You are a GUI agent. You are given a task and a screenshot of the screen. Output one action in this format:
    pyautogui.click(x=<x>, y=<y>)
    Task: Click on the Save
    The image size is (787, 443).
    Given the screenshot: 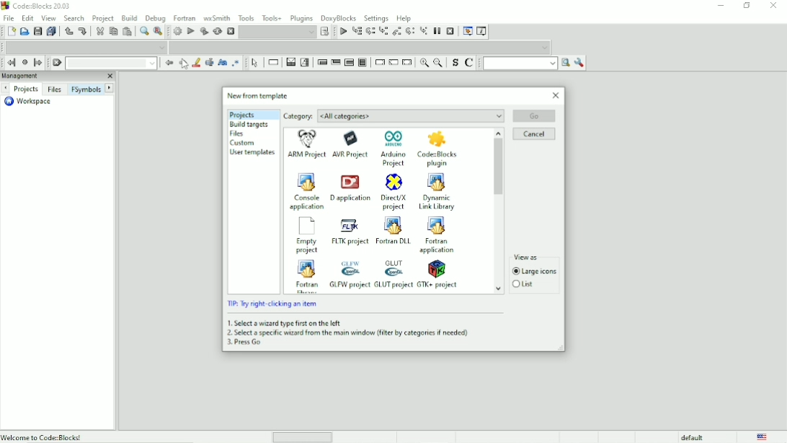 What is the action you would take?
    pyautogui.click(x=37, y=31)
    